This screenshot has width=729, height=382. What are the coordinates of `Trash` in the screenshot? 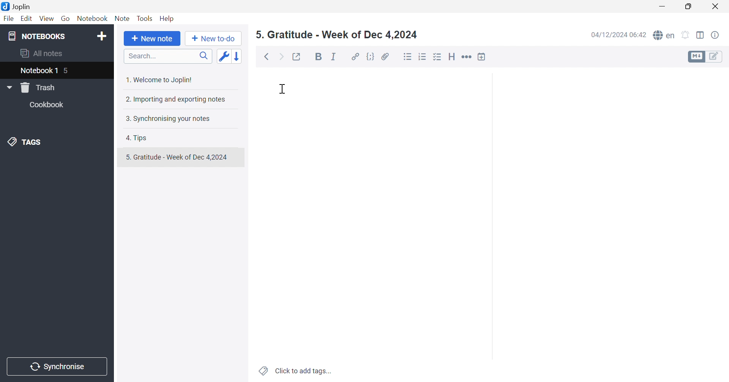 It's located at (38, 88).